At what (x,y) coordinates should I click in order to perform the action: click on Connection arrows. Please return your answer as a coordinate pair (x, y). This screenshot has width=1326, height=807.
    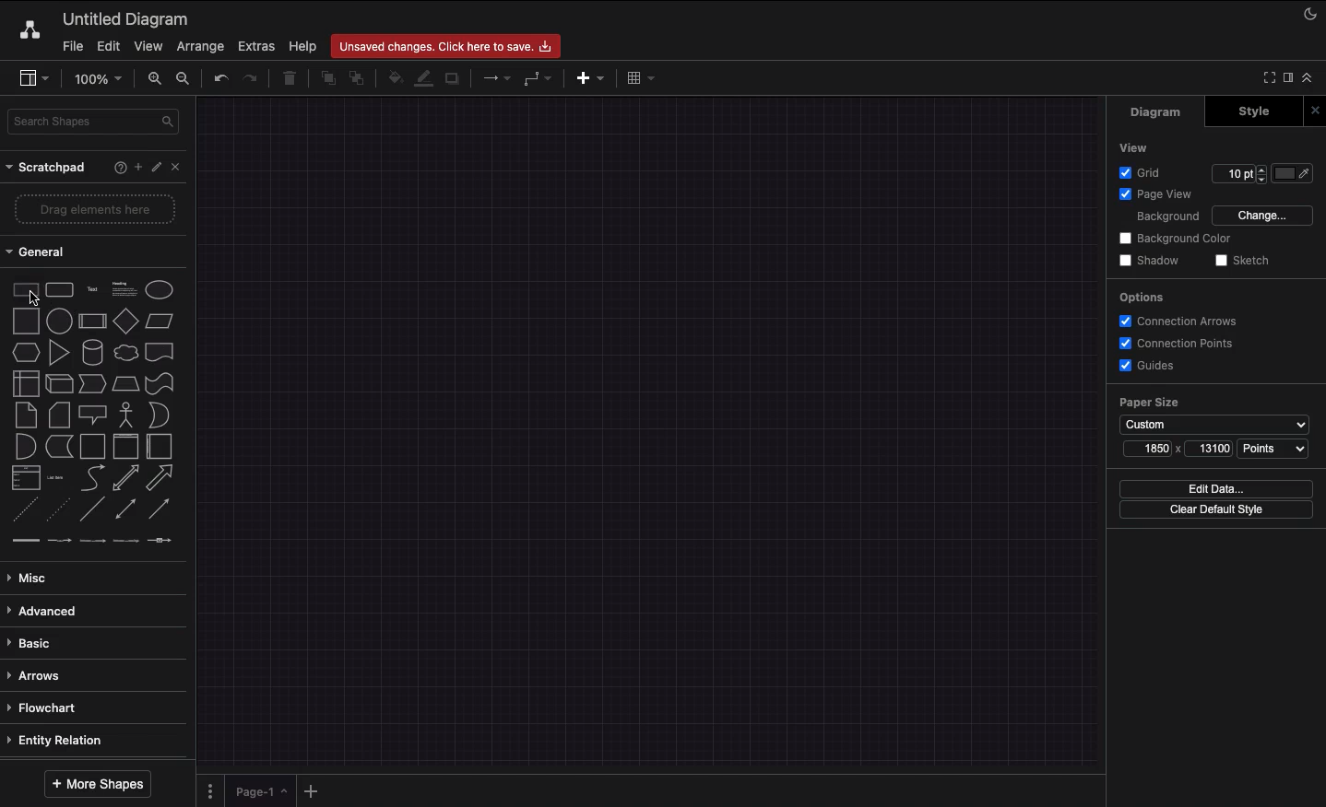
    Looking at the image, I should click on (1181, 322).